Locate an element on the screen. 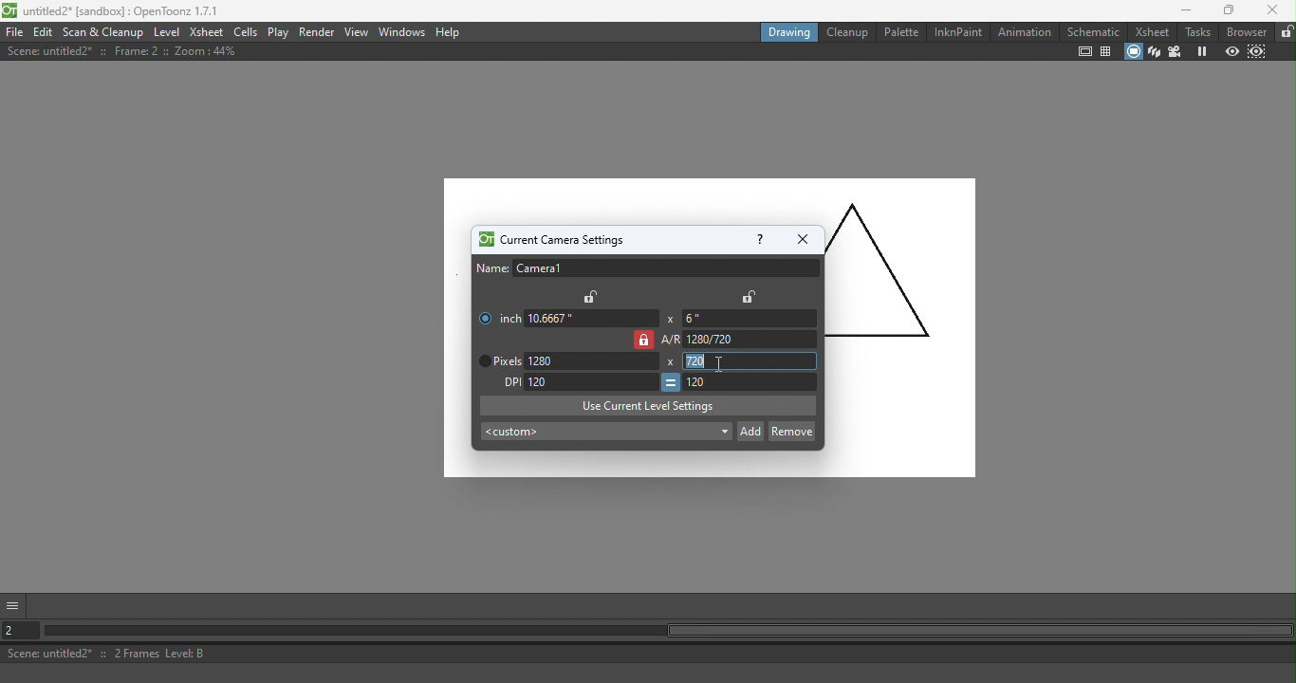  Field guide is located at coordinates (1105, 52).